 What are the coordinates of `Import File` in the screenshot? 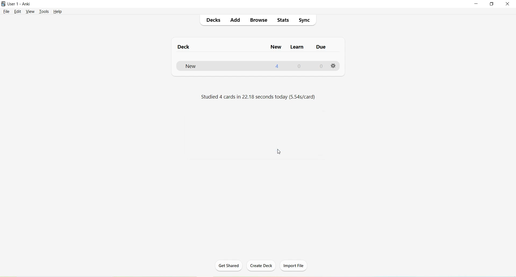 It's located at (294, 265).